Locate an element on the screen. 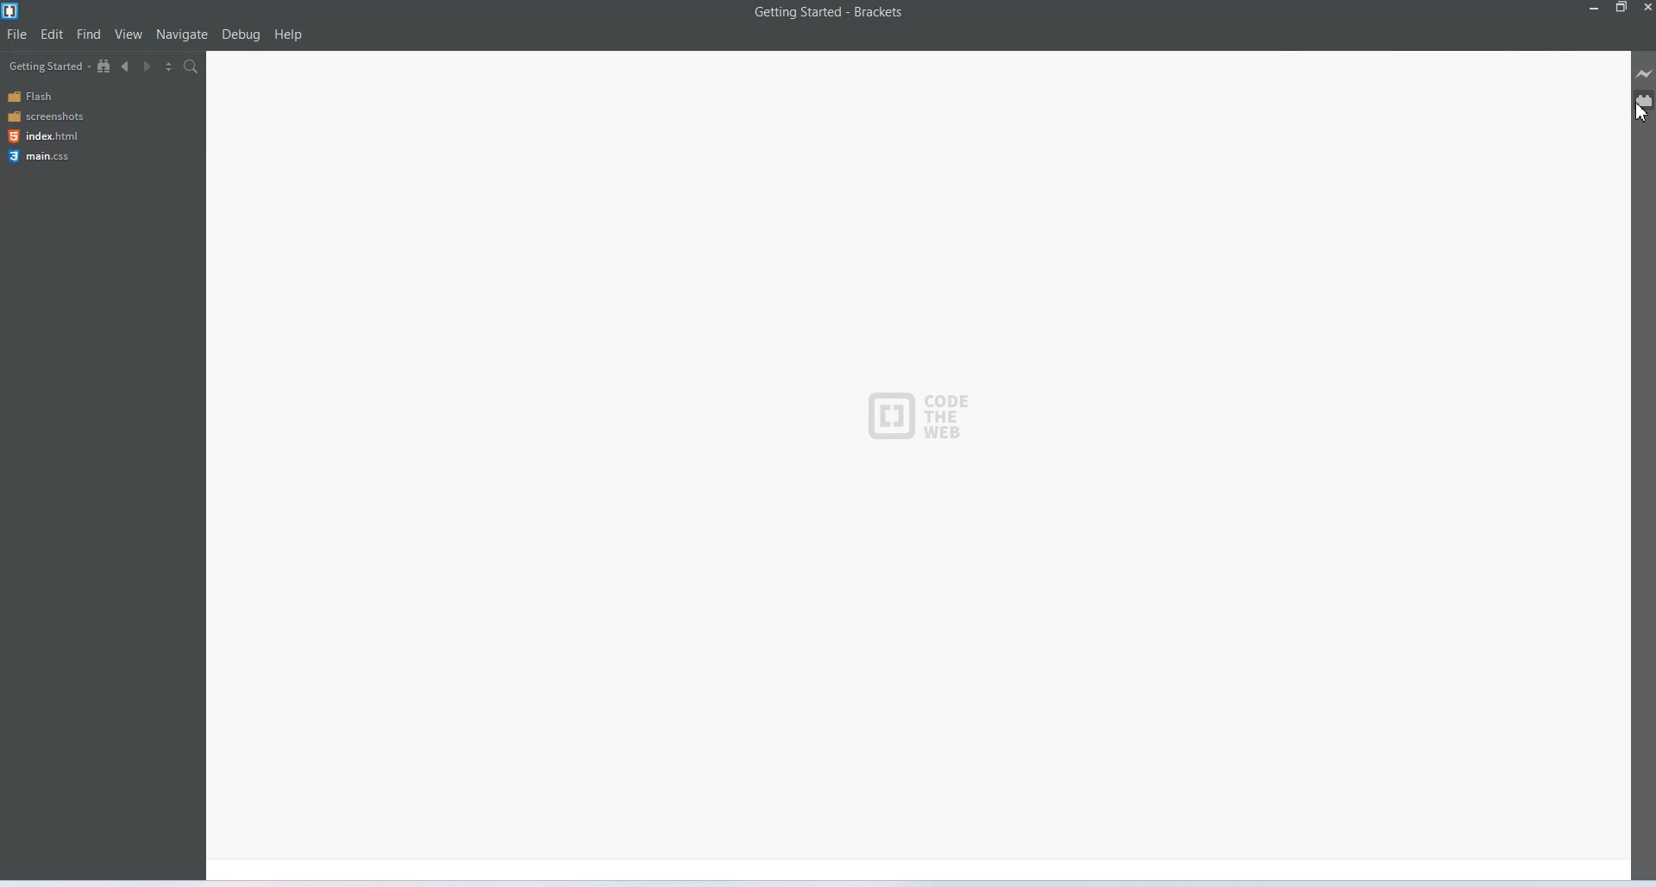 The width and height of the screenshot is (1656, 887). Brackets is located at coordinates (878, 11).